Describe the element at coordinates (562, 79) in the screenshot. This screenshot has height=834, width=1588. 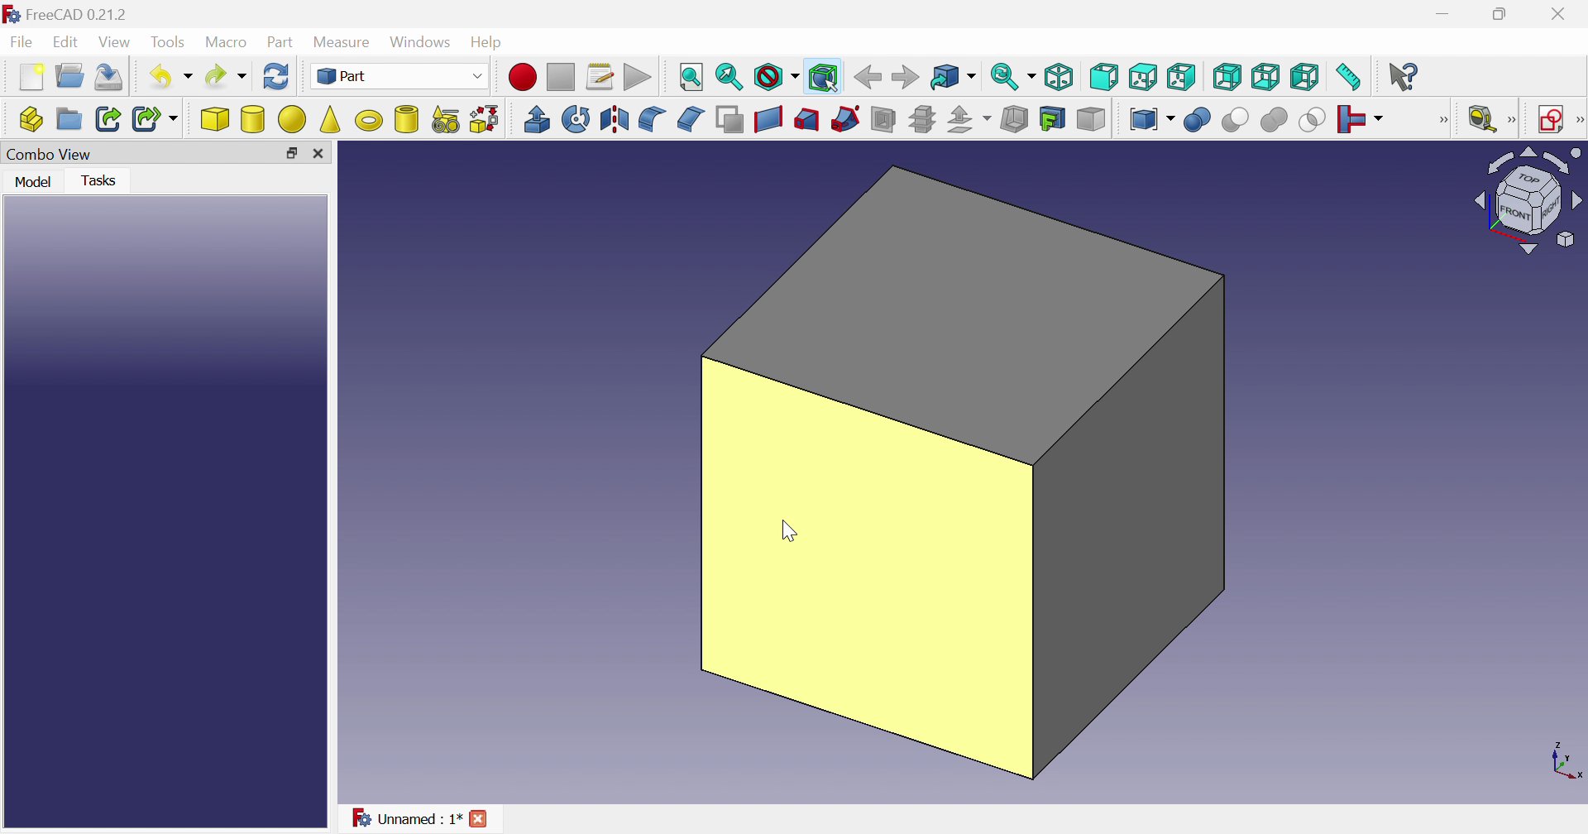
I see `Stop macro recording` at that location.